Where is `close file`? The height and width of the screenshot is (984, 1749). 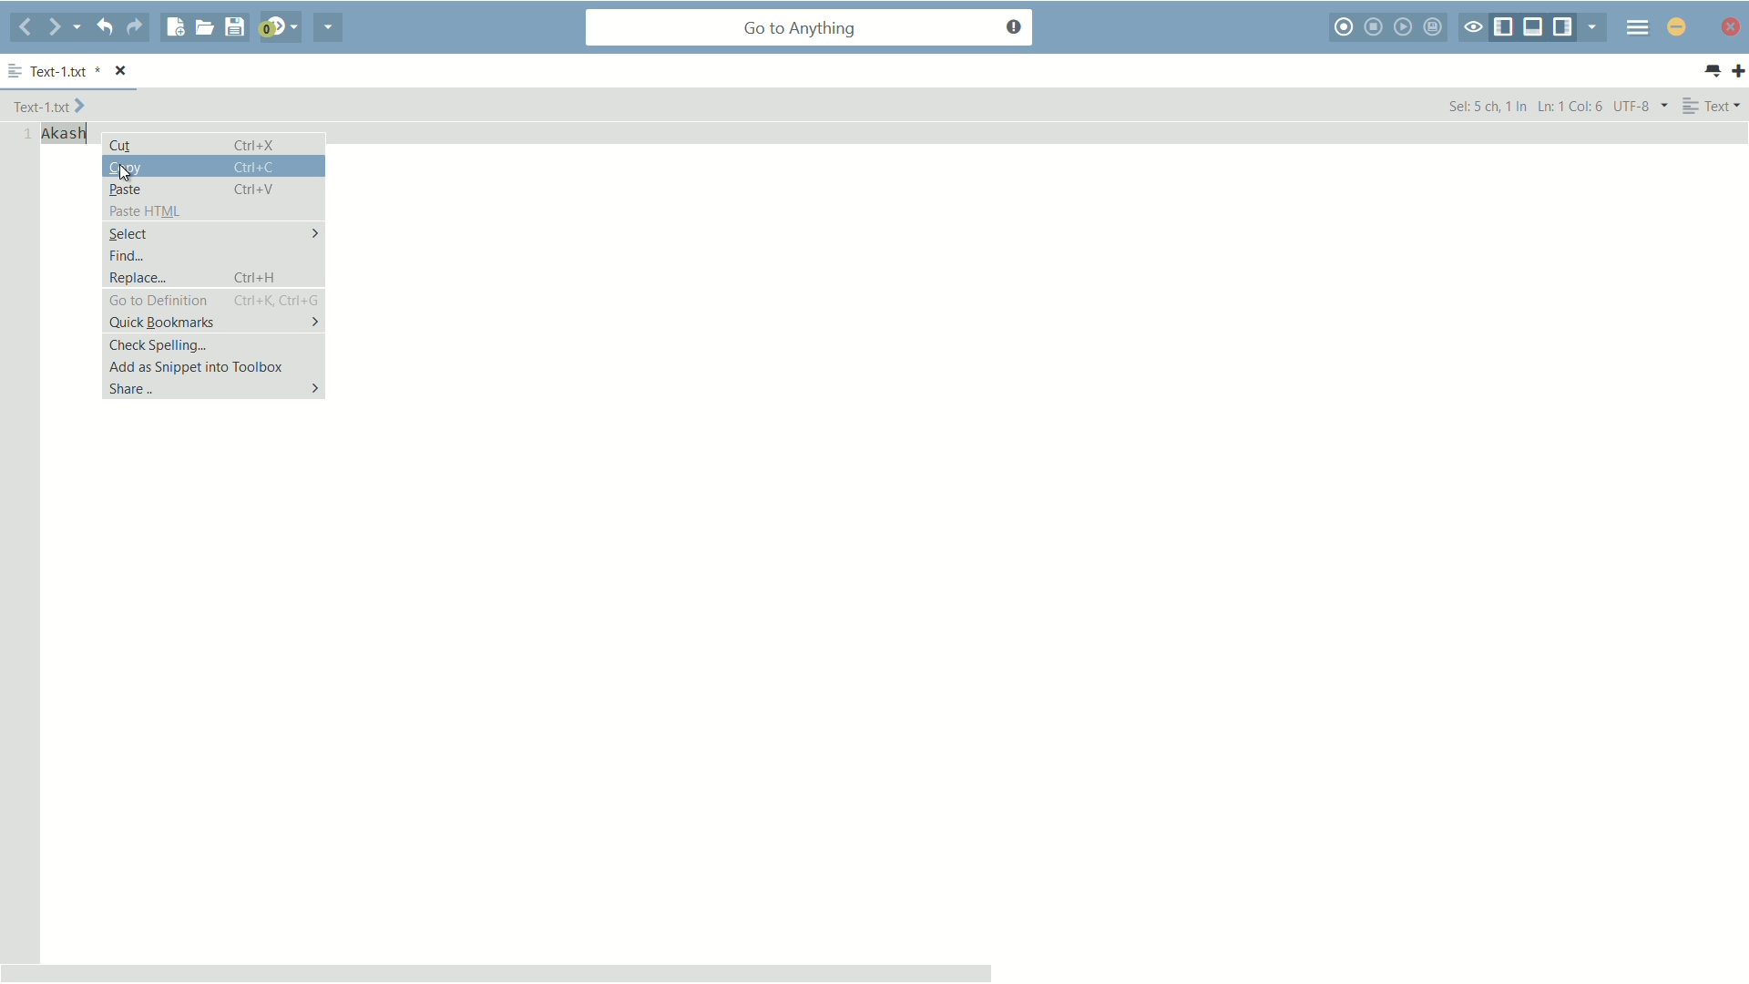
close file is located at coordinates (122, 72).